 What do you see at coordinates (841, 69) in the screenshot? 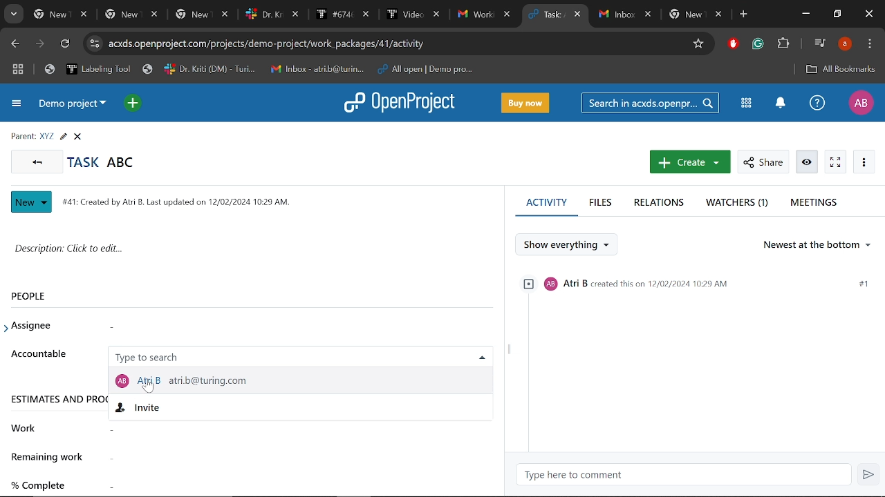
I see `All bookmarks` at bounding box center [841, 69].